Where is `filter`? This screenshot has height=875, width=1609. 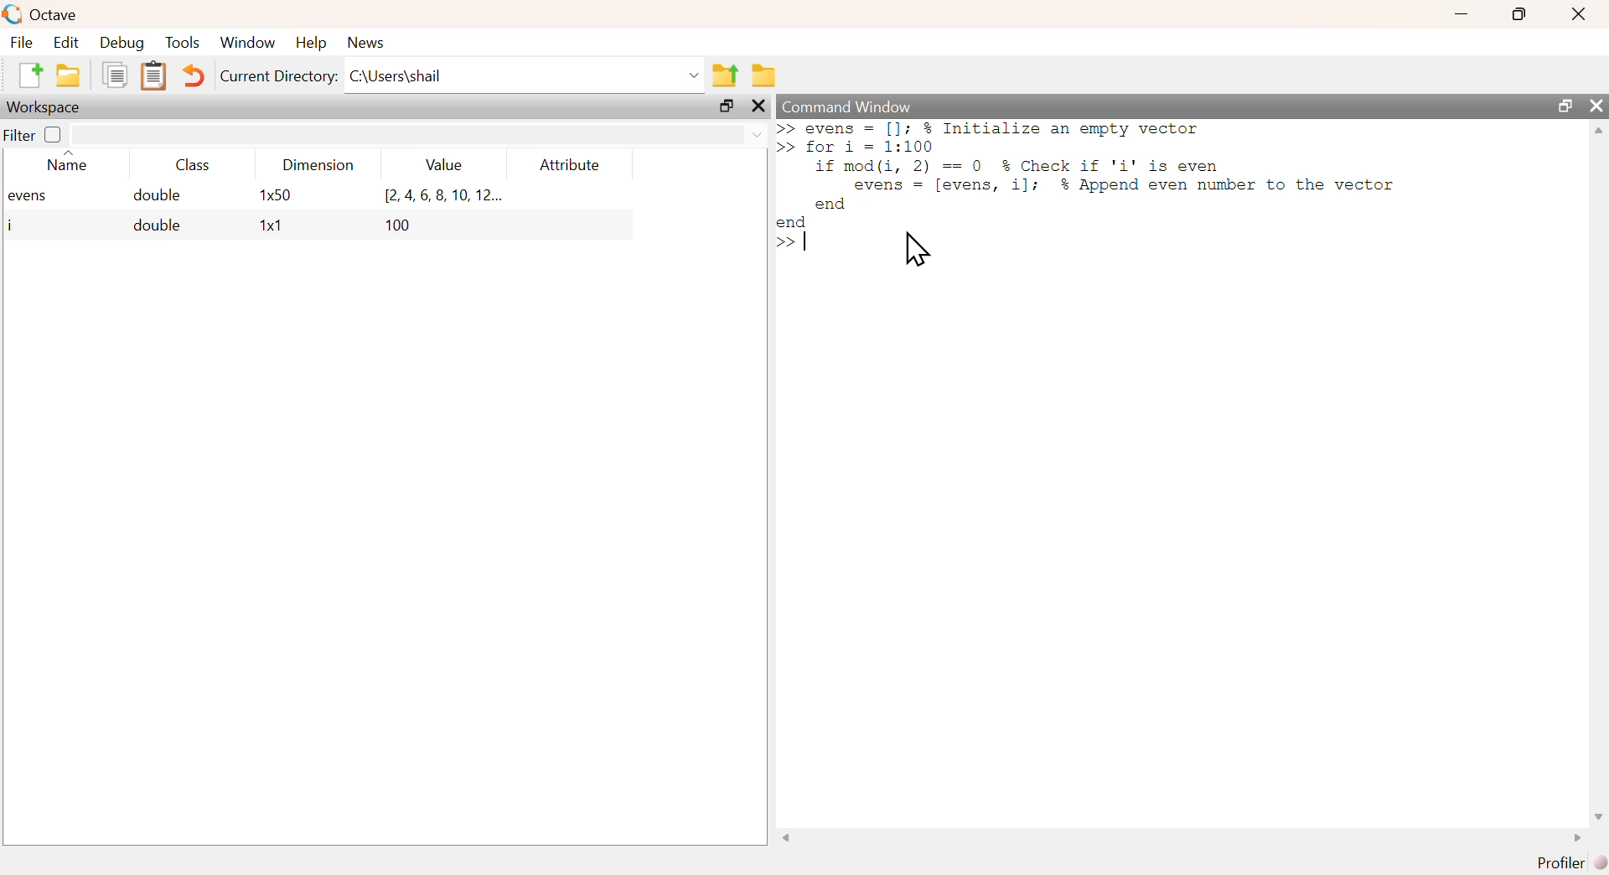
filter is located at coordinates (19, 134).